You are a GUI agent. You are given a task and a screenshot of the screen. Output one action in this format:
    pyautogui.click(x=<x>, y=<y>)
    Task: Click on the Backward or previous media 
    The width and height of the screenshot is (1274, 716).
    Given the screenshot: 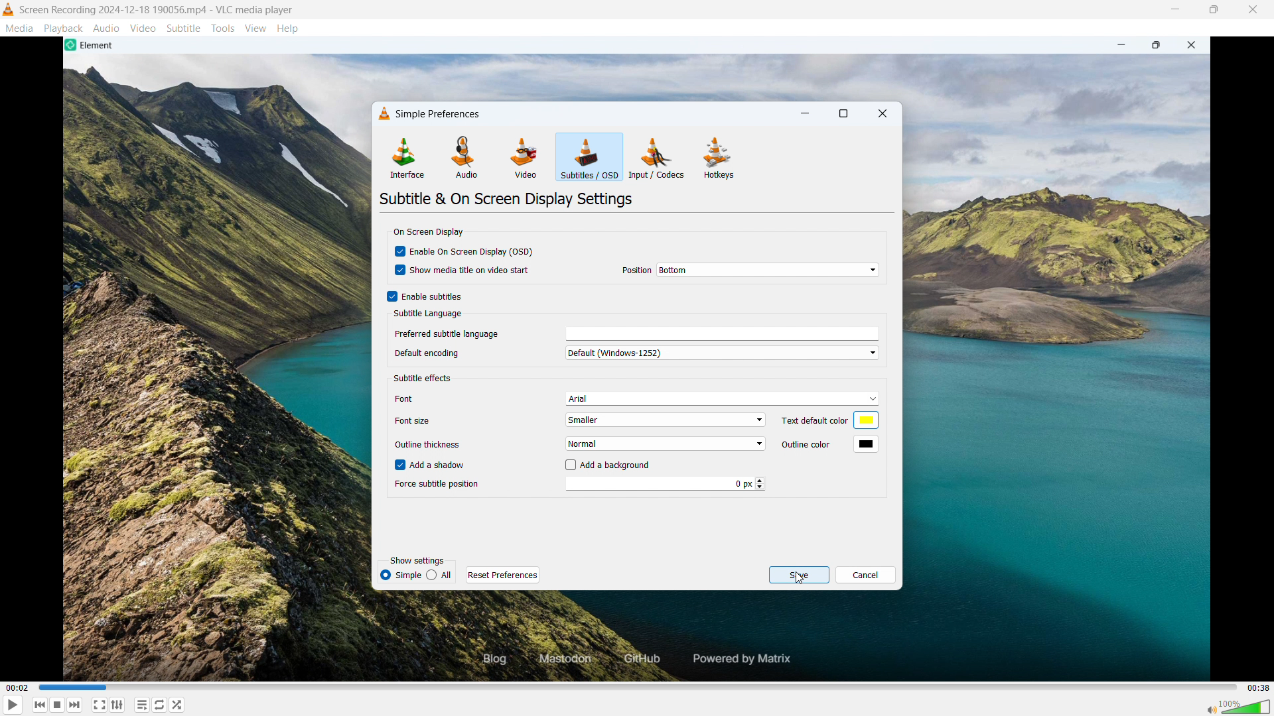 What is the action you would take?
    pyautogui.click(x=75, y=705)
    